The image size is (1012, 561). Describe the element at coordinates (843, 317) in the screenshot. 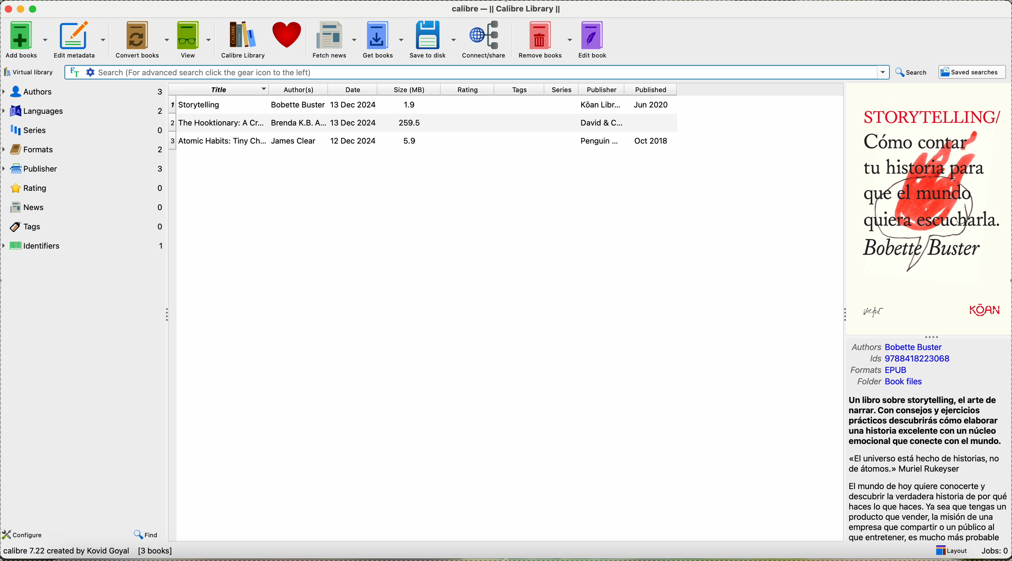

I see `collapse` at that location.